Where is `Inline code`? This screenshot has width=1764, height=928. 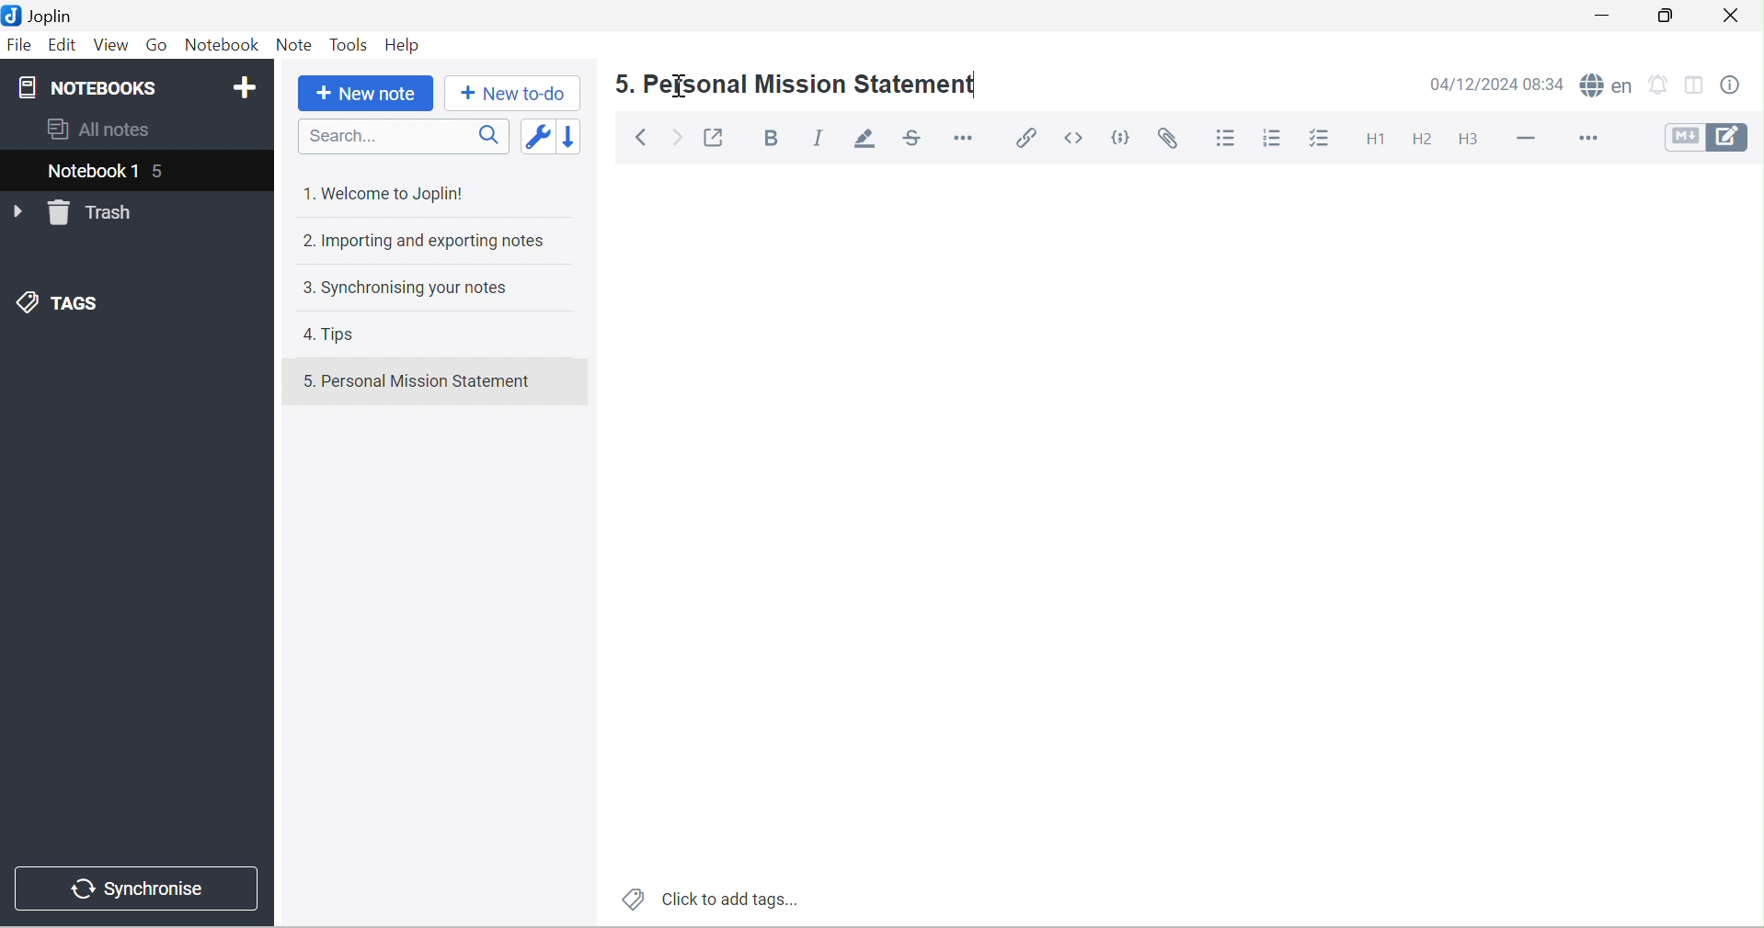 Inline code is located at coordinates (1072, 139).